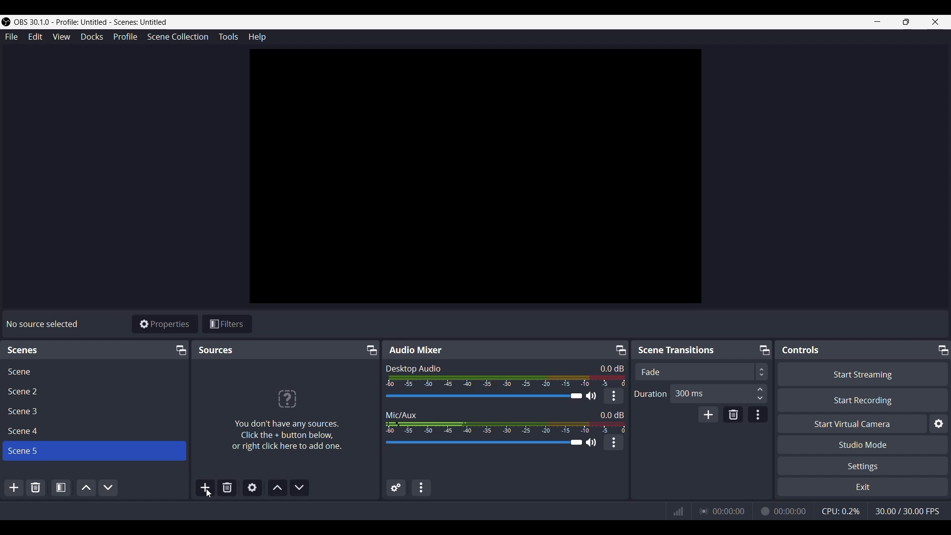 Image resolution: width=951 pixels, height=535 pixels. Describe the element at coordinates (905, 22) in the screenshot. I see `Maximize` at that location.